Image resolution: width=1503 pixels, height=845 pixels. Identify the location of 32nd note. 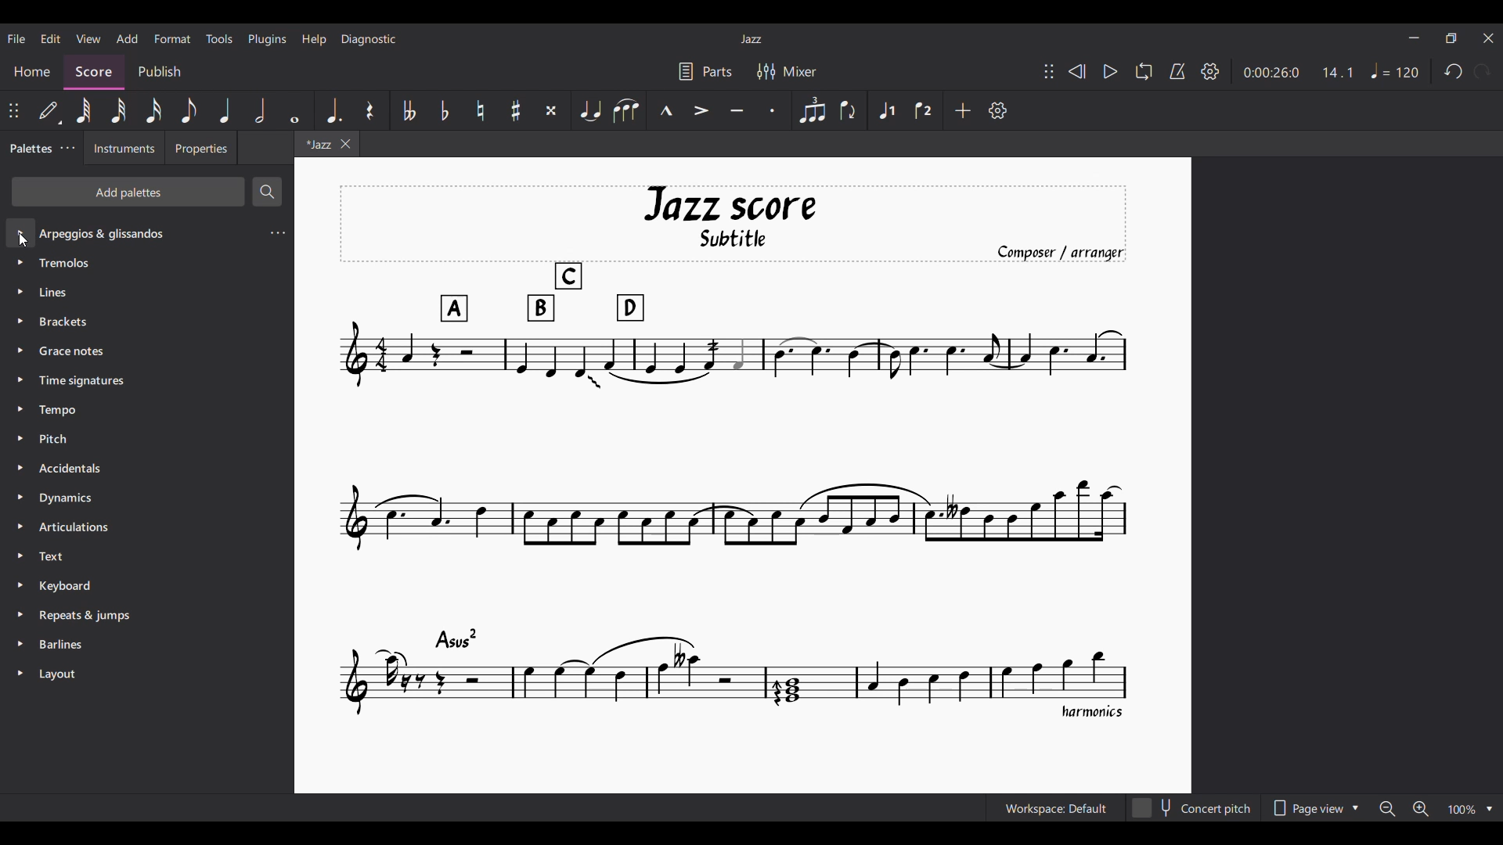
(119, 110).